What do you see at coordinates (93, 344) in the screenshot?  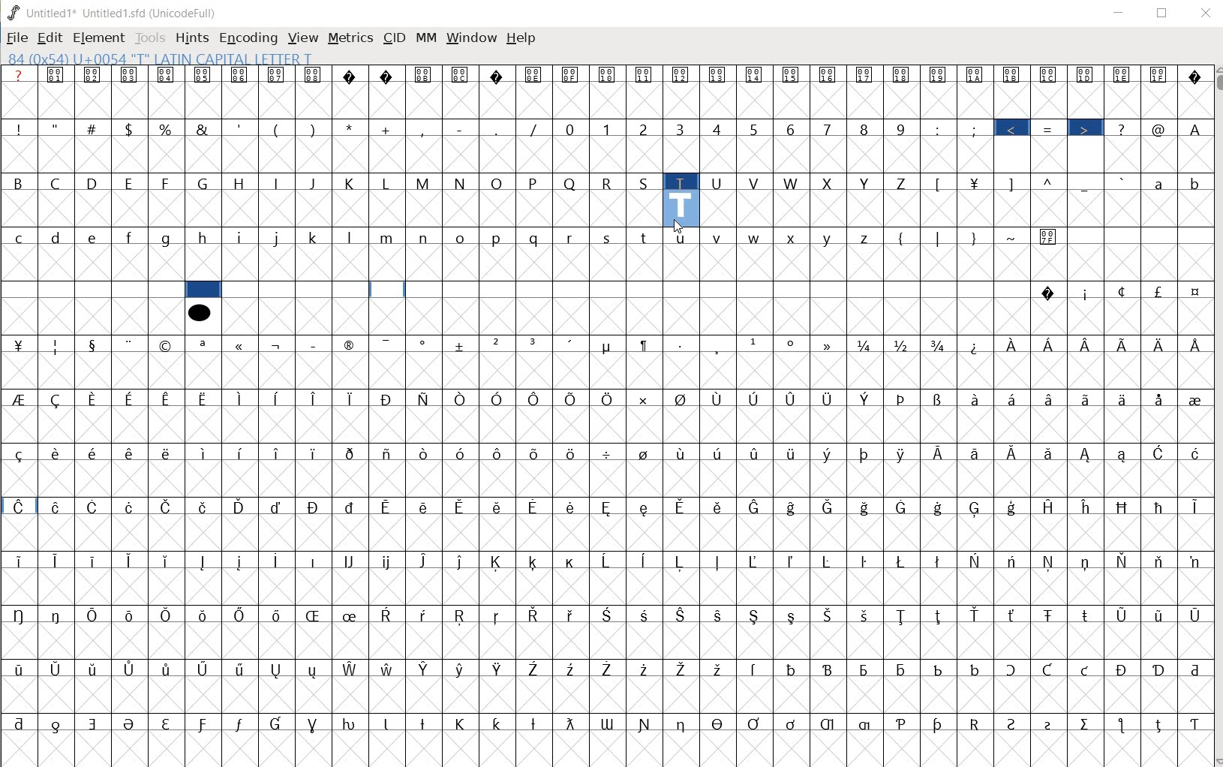 I see `Symbol` at bounding box center [93, 344].